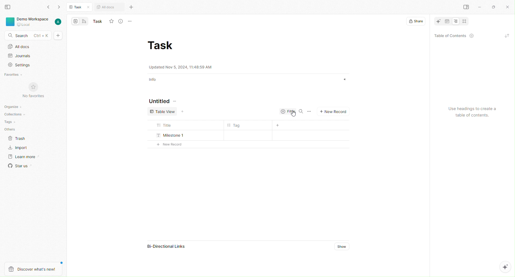 Image resolution: width=515 pixels, height=277 pixels. I want to click on Title, so click(166, 126).